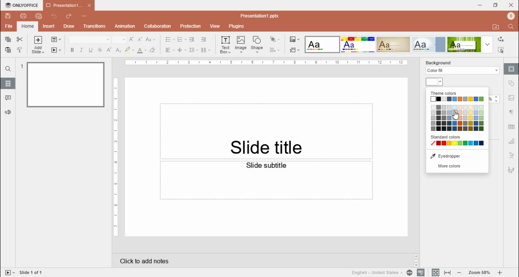 The height and width of the screenshot is (277, 519). Describe the element at coordinates (8, 15) in the screenshot. I see `save` at that location.